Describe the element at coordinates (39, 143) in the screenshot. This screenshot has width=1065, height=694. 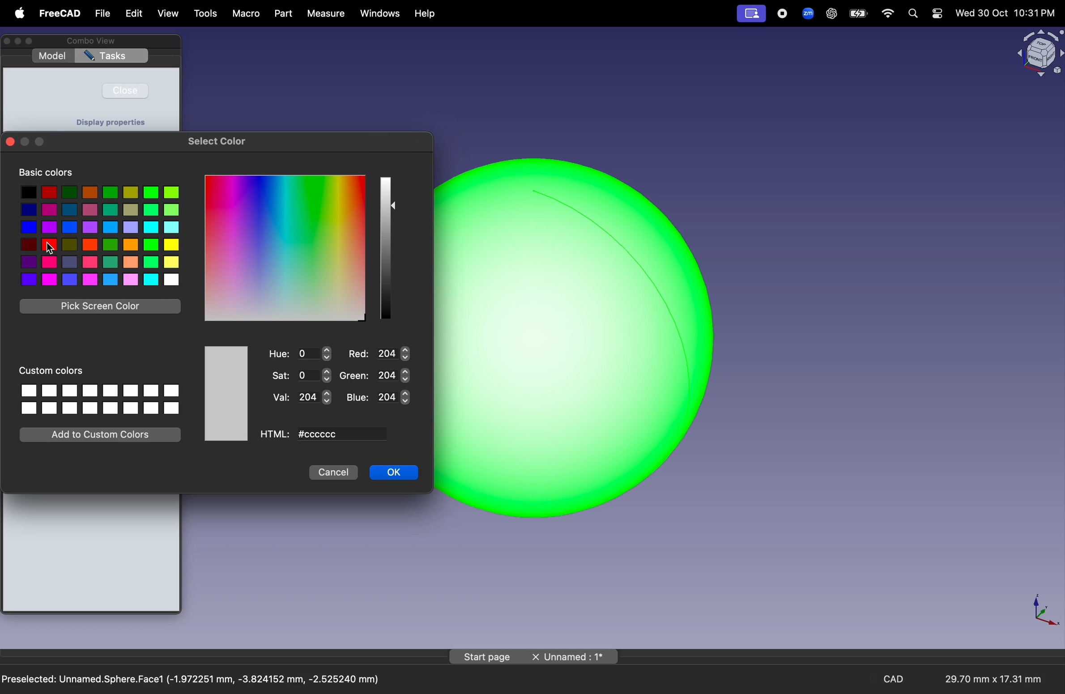
I see `fullscreen` at that location.